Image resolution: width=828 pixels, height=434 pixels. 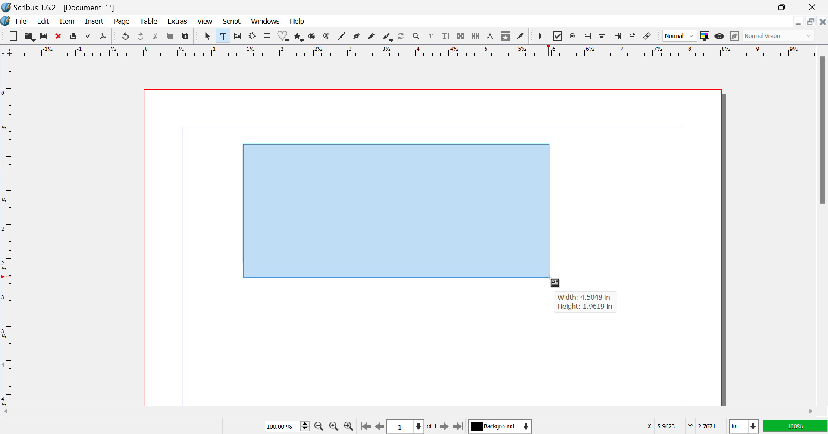 I want to click on Cut, so click(x=156, y=36).